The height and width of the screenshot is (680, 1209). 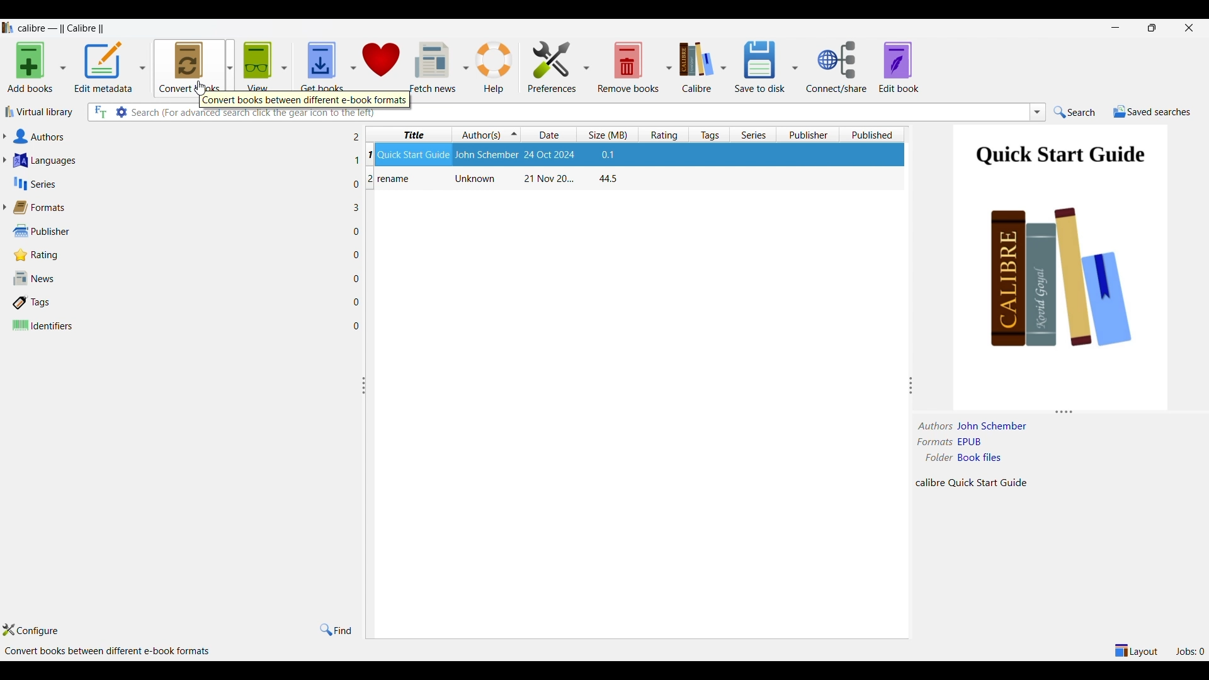 I want to click on Advanced search, so click(x=120, y=111).